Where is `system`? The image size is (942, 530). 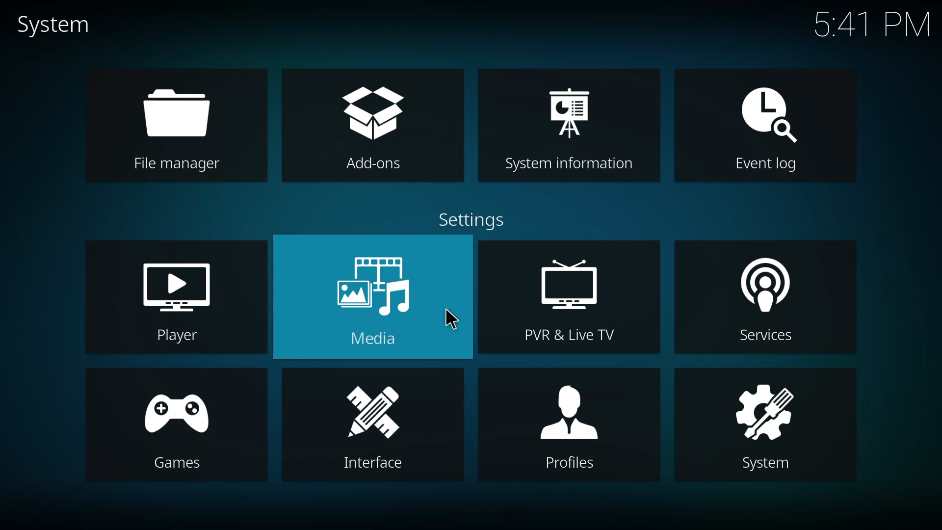
system is located at coordinates (768, 425).